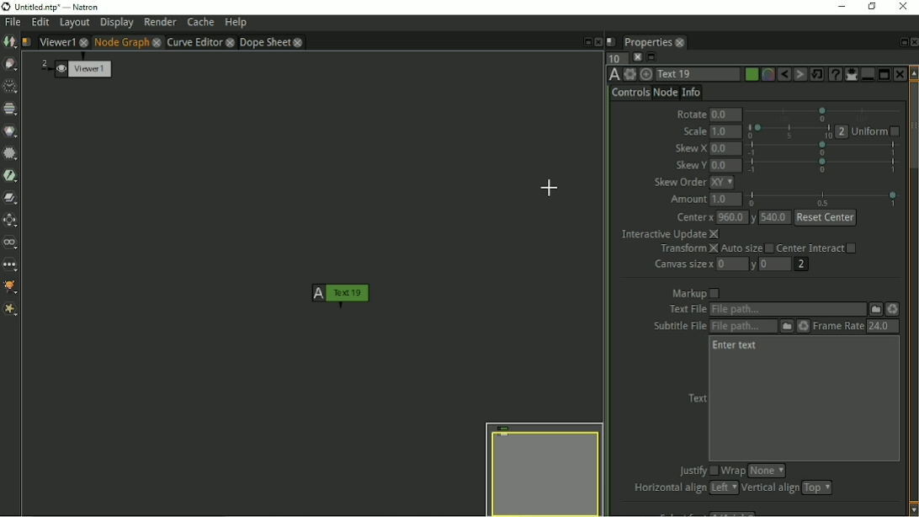  I want to click on Cache, so click(200, 22).